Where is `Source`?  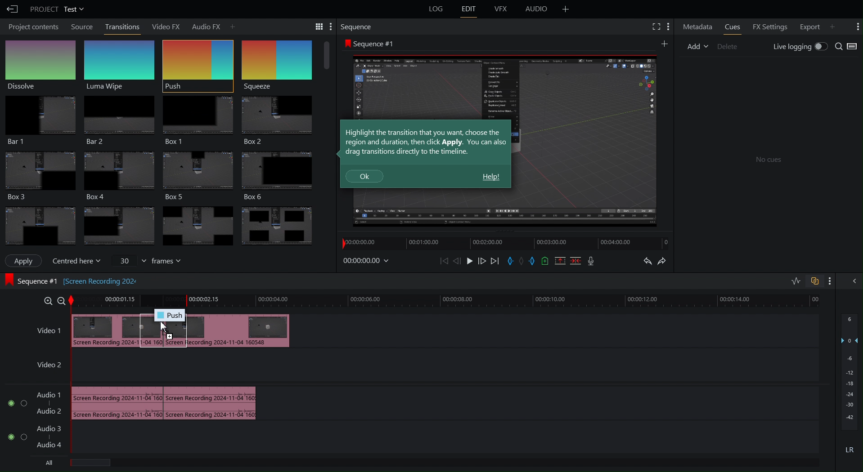 Source is located at coordinates (82, 27).